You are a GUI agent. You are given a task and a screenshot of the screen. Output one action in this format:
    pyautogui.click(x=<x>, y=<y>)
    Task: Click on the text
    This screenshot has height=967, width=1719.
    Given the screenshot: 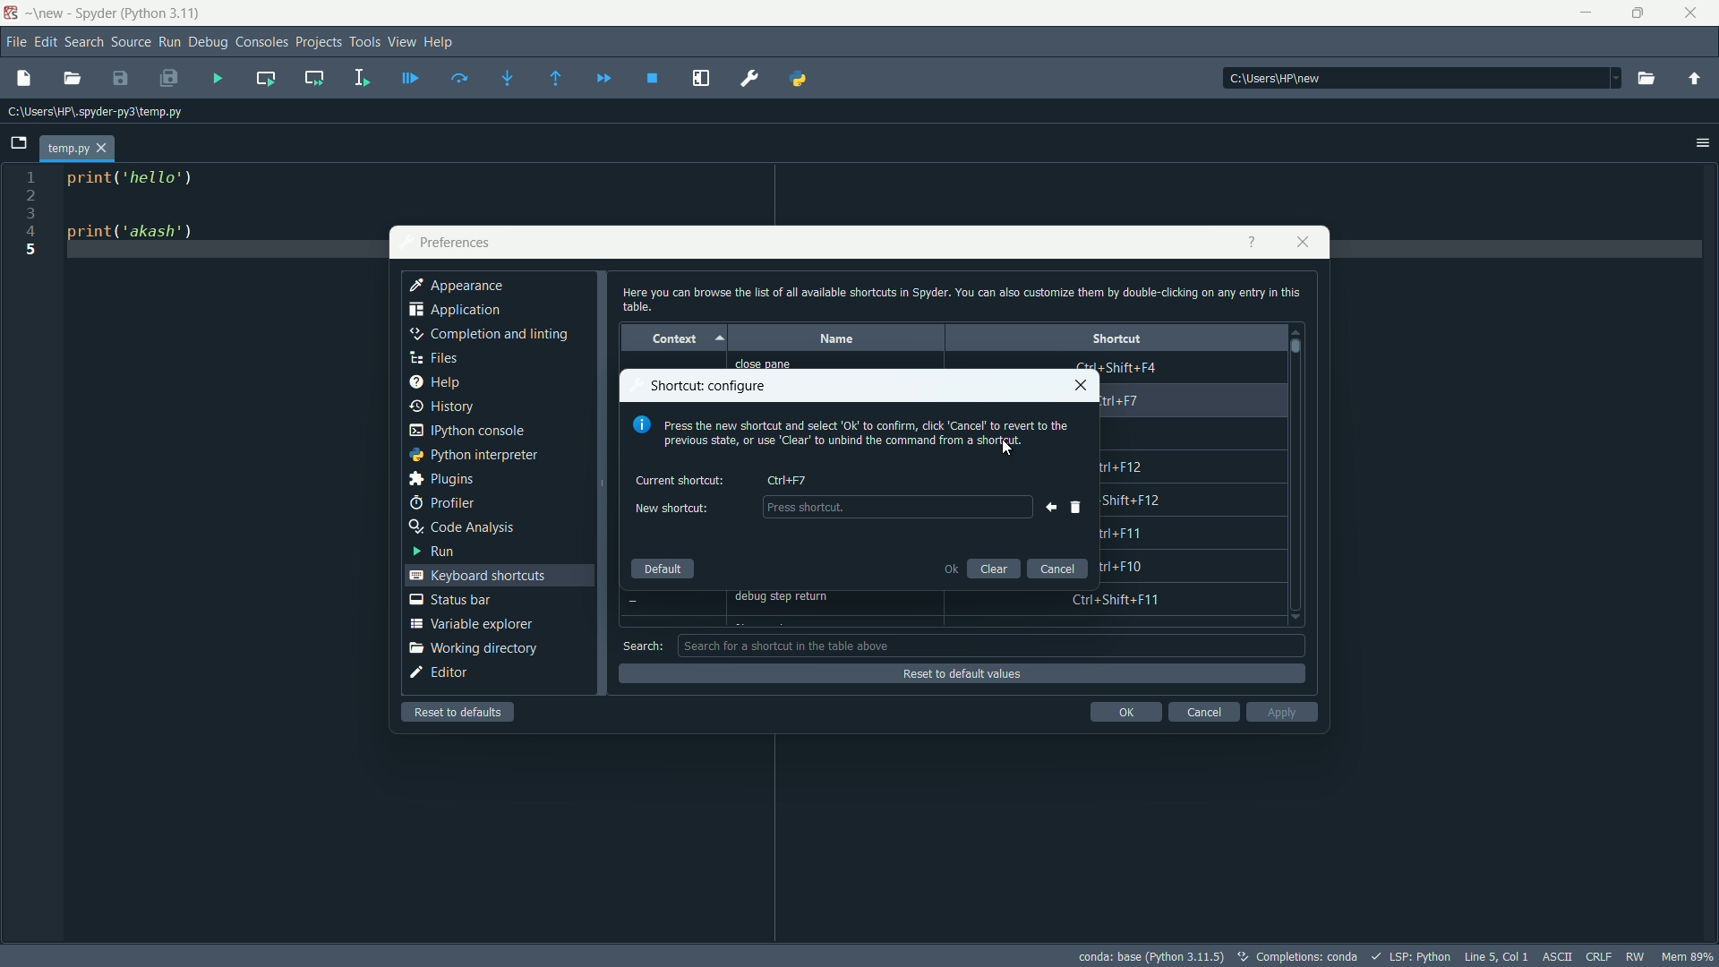 What is the action you would take?
    pyautogui.click(x=1307, y=957)
    